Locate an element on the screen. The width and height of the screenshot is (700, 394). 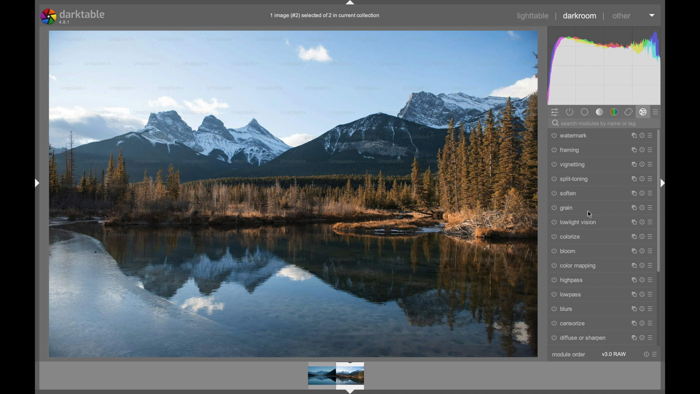
module order is located at coordinates (568, 355).